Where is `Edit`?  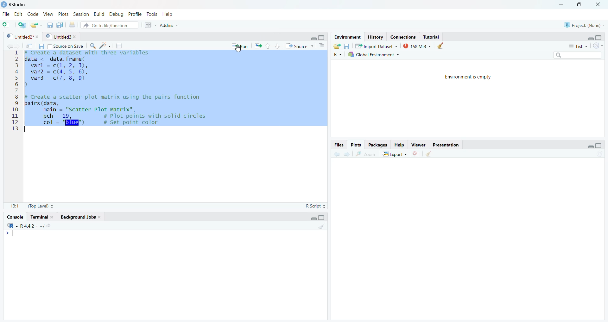
Edit is located at coordinates (18, 14).